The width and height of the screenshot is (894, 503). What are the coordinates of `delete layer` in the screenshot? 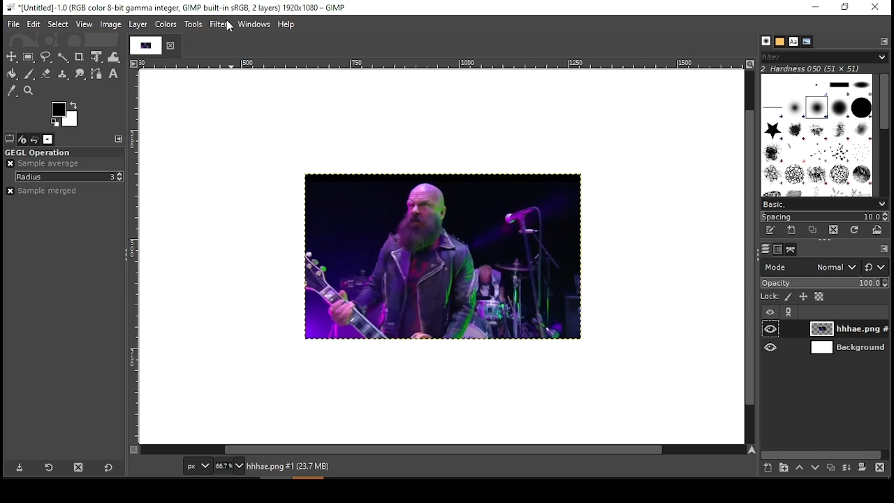 It's located at (882, 468).